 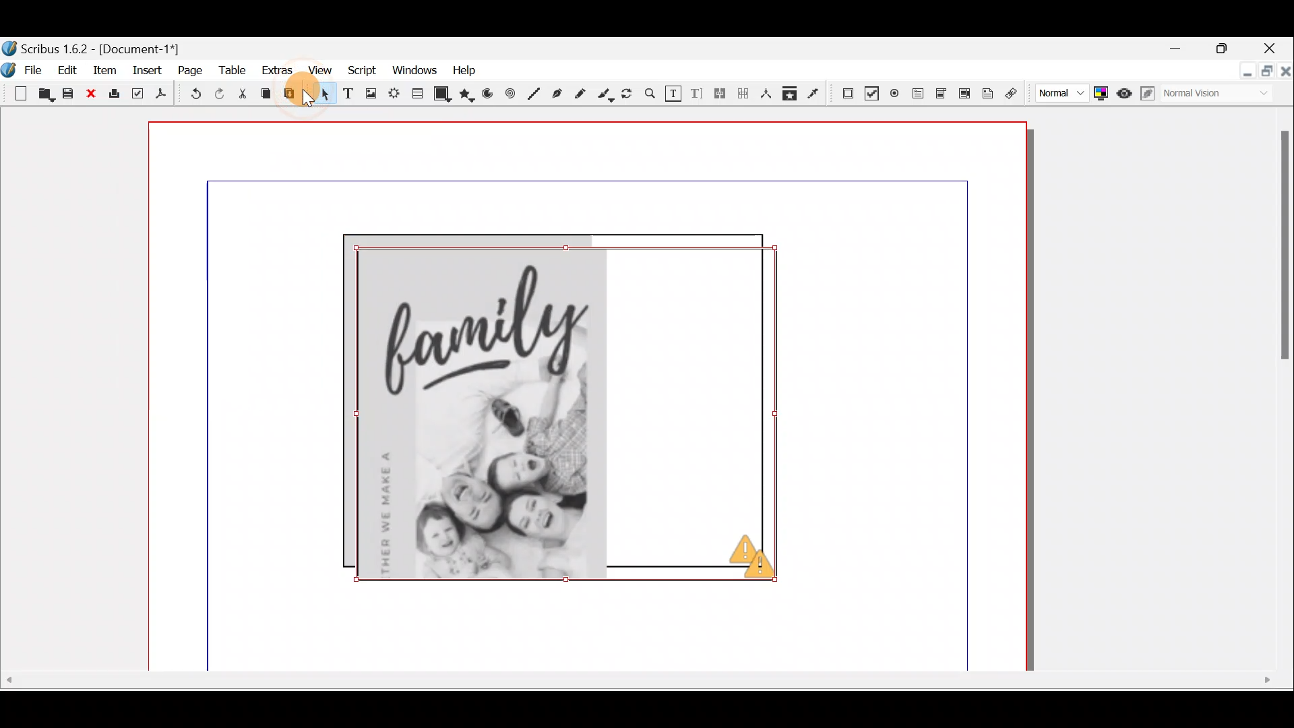 What do you see at coordinates (461, 70) in the screenshot?
I see `Help` at bounding box center [461, 70].